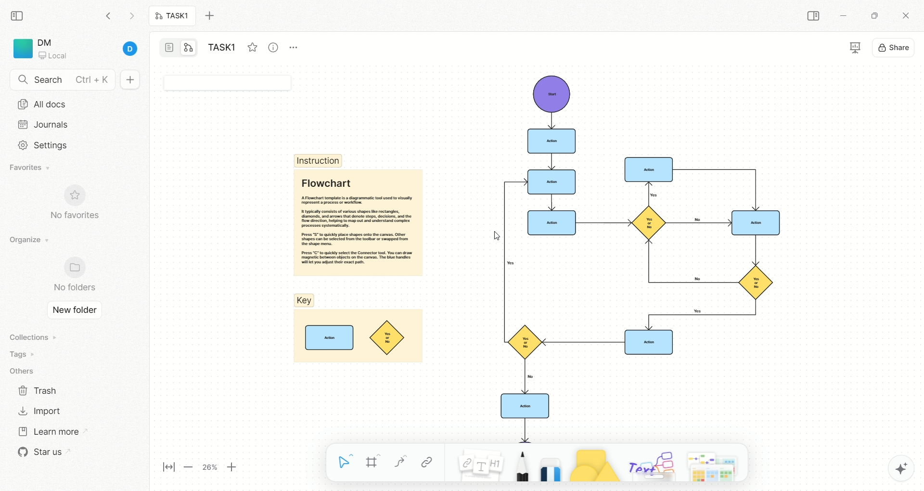 Image resolution: width=924 pixels, height=491 pixels. I want to click on task1, so click(224, 49).